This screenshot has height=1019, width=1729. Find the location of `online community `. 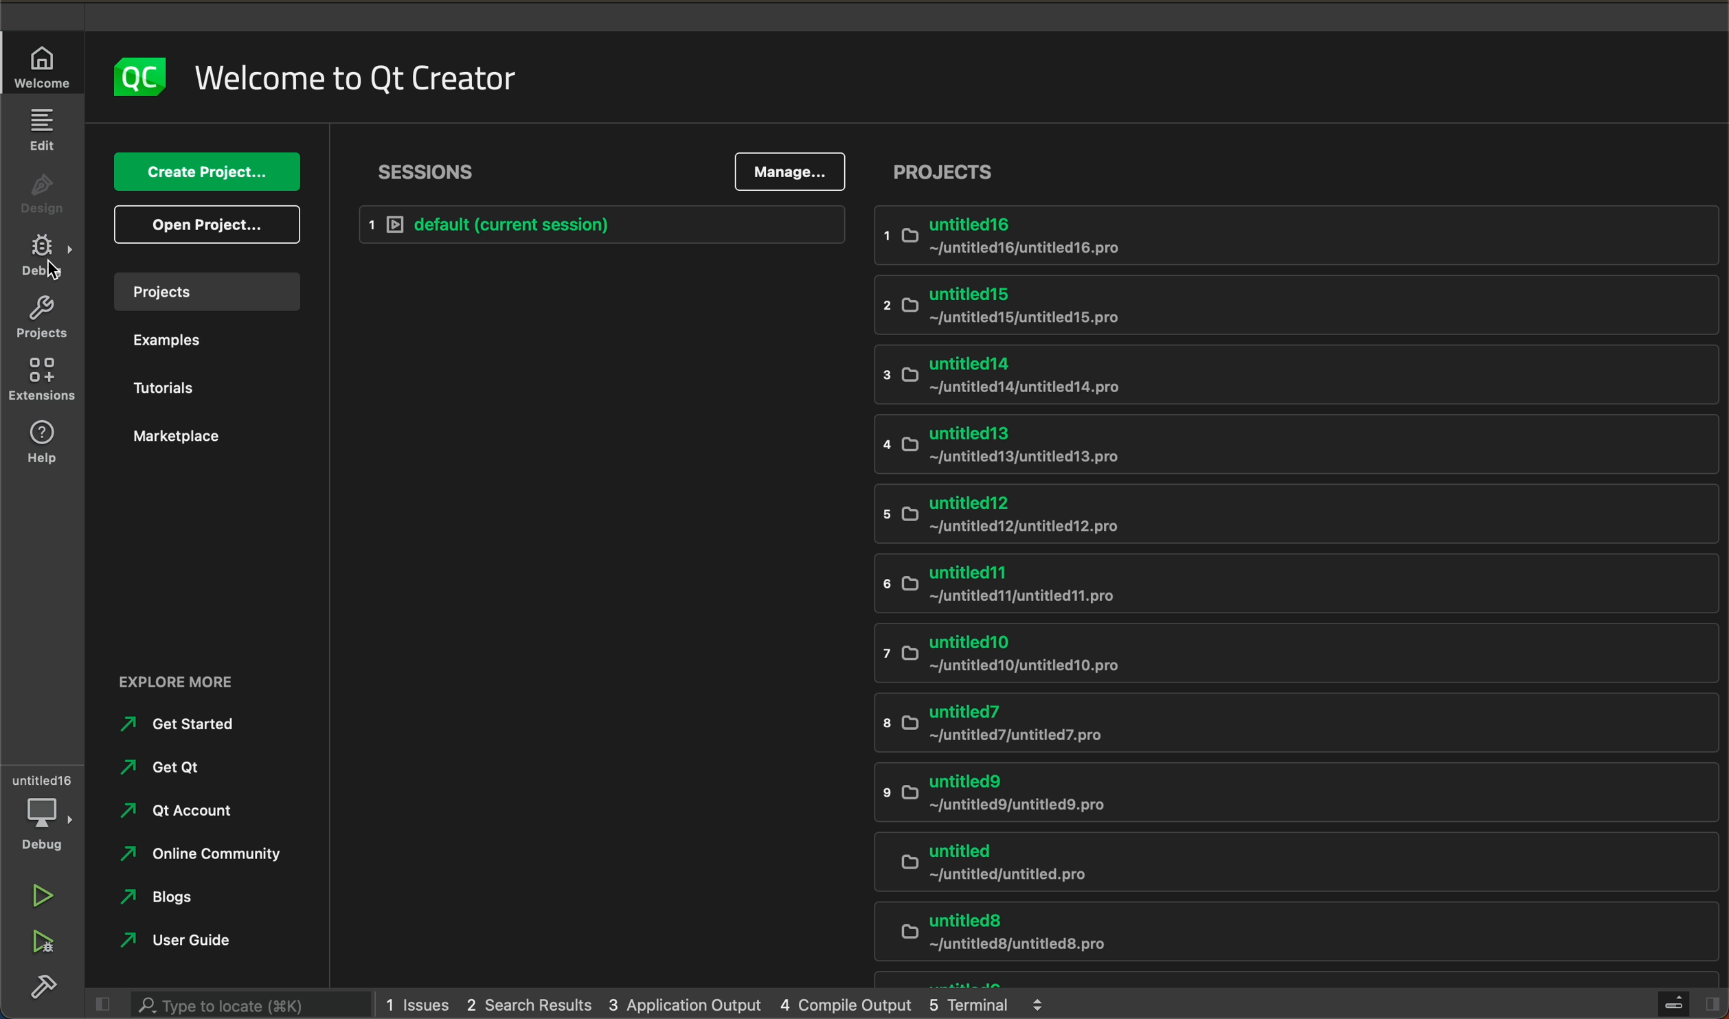

online community  is located at coordinates (213, 861).